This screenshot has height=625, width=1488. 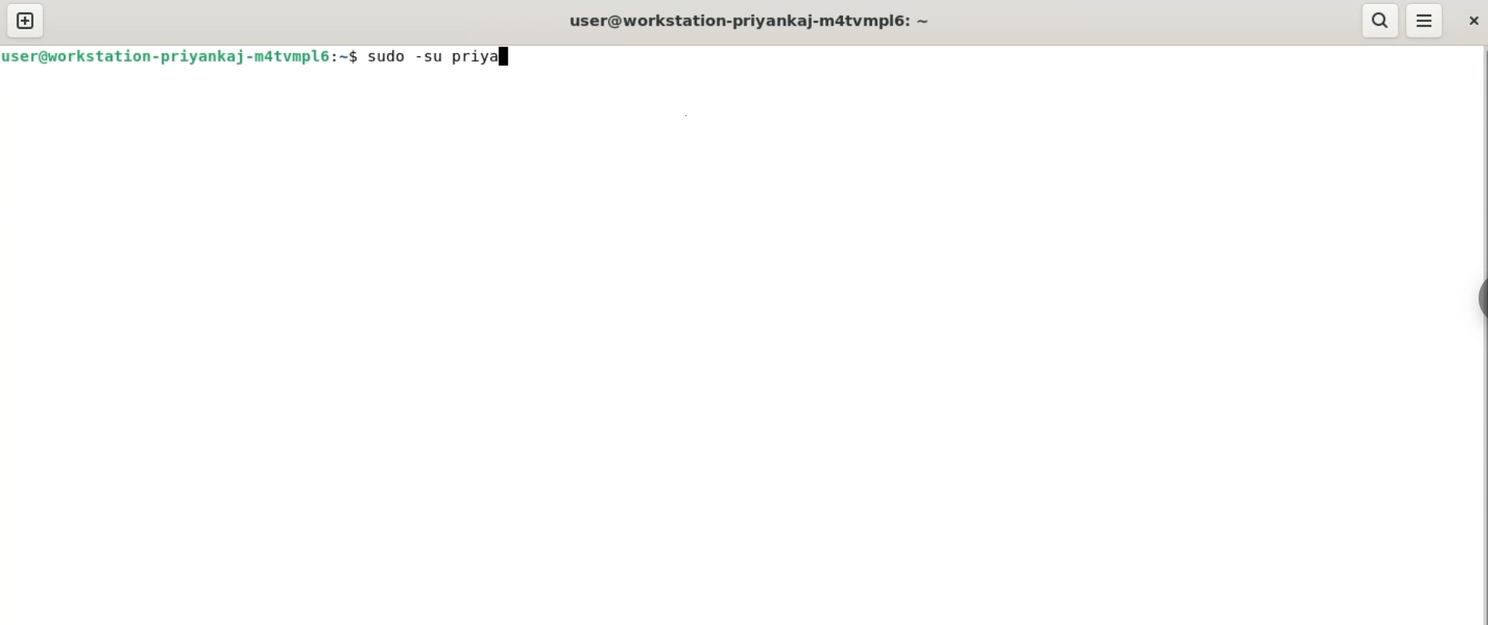 What do you see at coordinates (750, 20) in the screenshot?
I see `user@workstation-privankaj-m4tvmpl6: ~` at bounding box center [750, 20].